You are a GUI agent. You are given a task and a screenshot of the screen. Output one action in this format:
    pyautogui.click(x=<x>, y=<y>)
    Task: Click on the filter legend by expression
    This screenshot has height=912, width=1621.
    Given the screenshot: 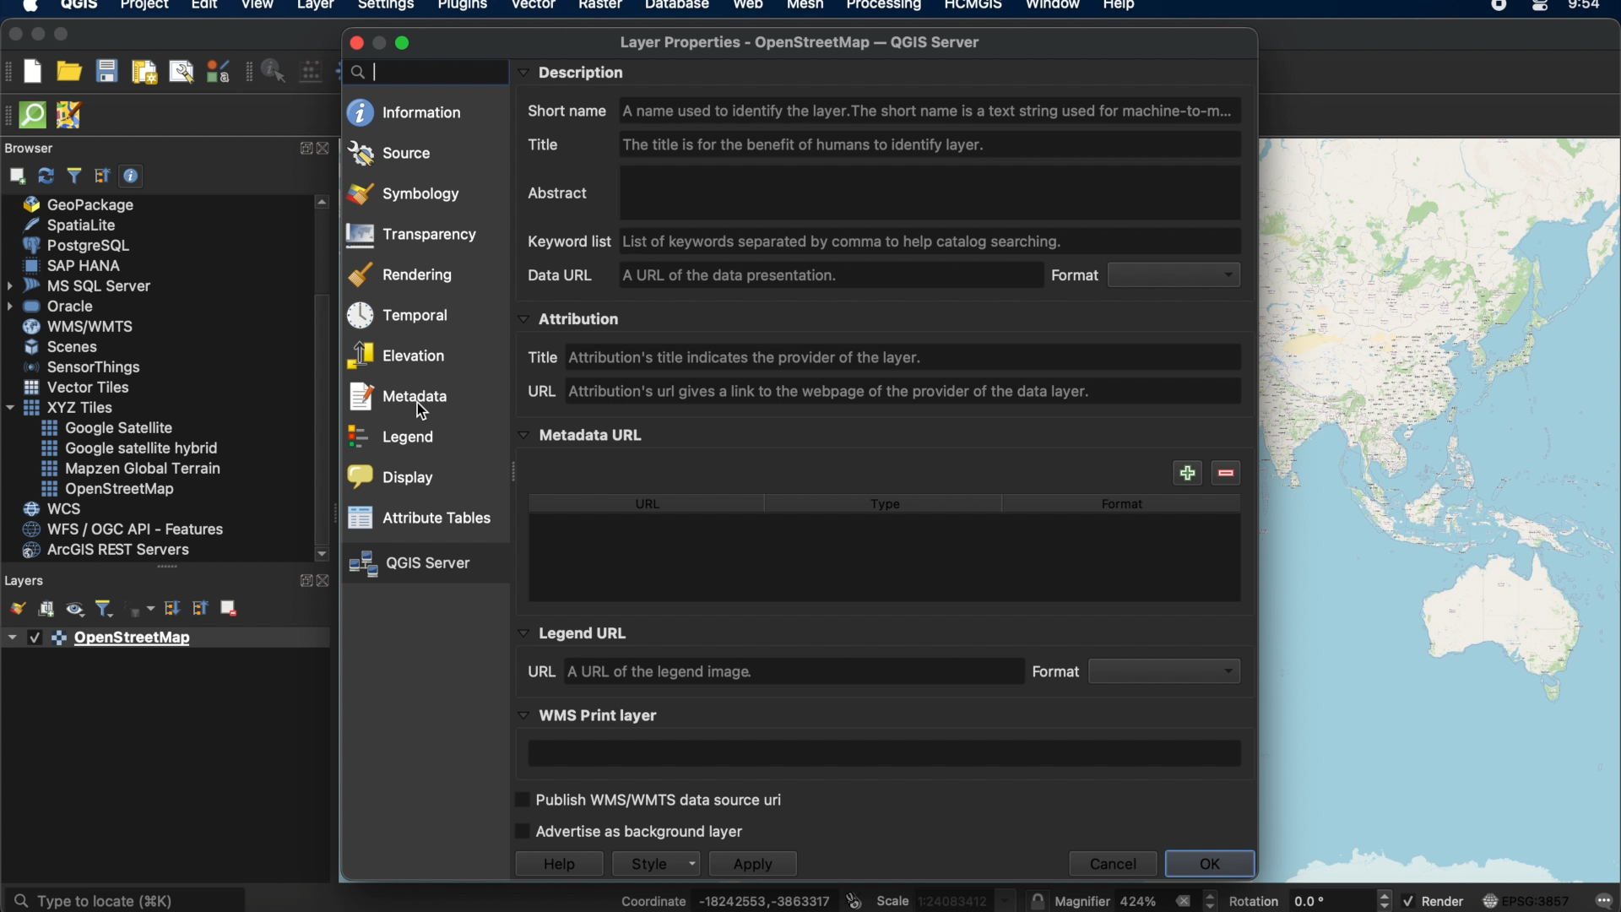 What is the action you would take?
    pyautogui.click(x=141, y=611)
    